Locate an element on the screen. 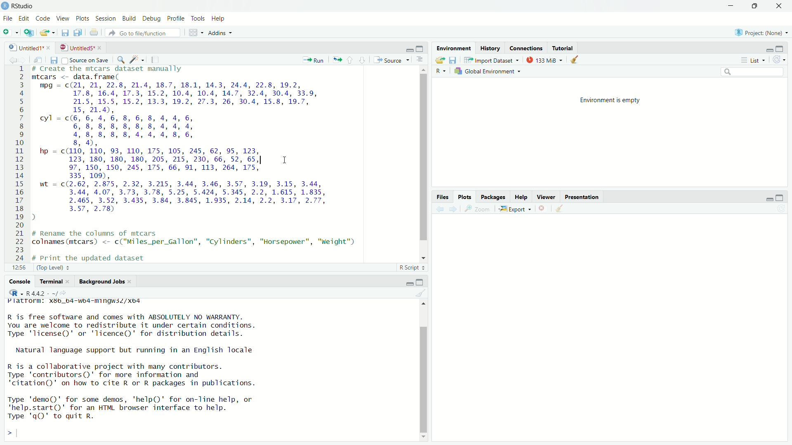  grid is located at coordinates (196, 33).